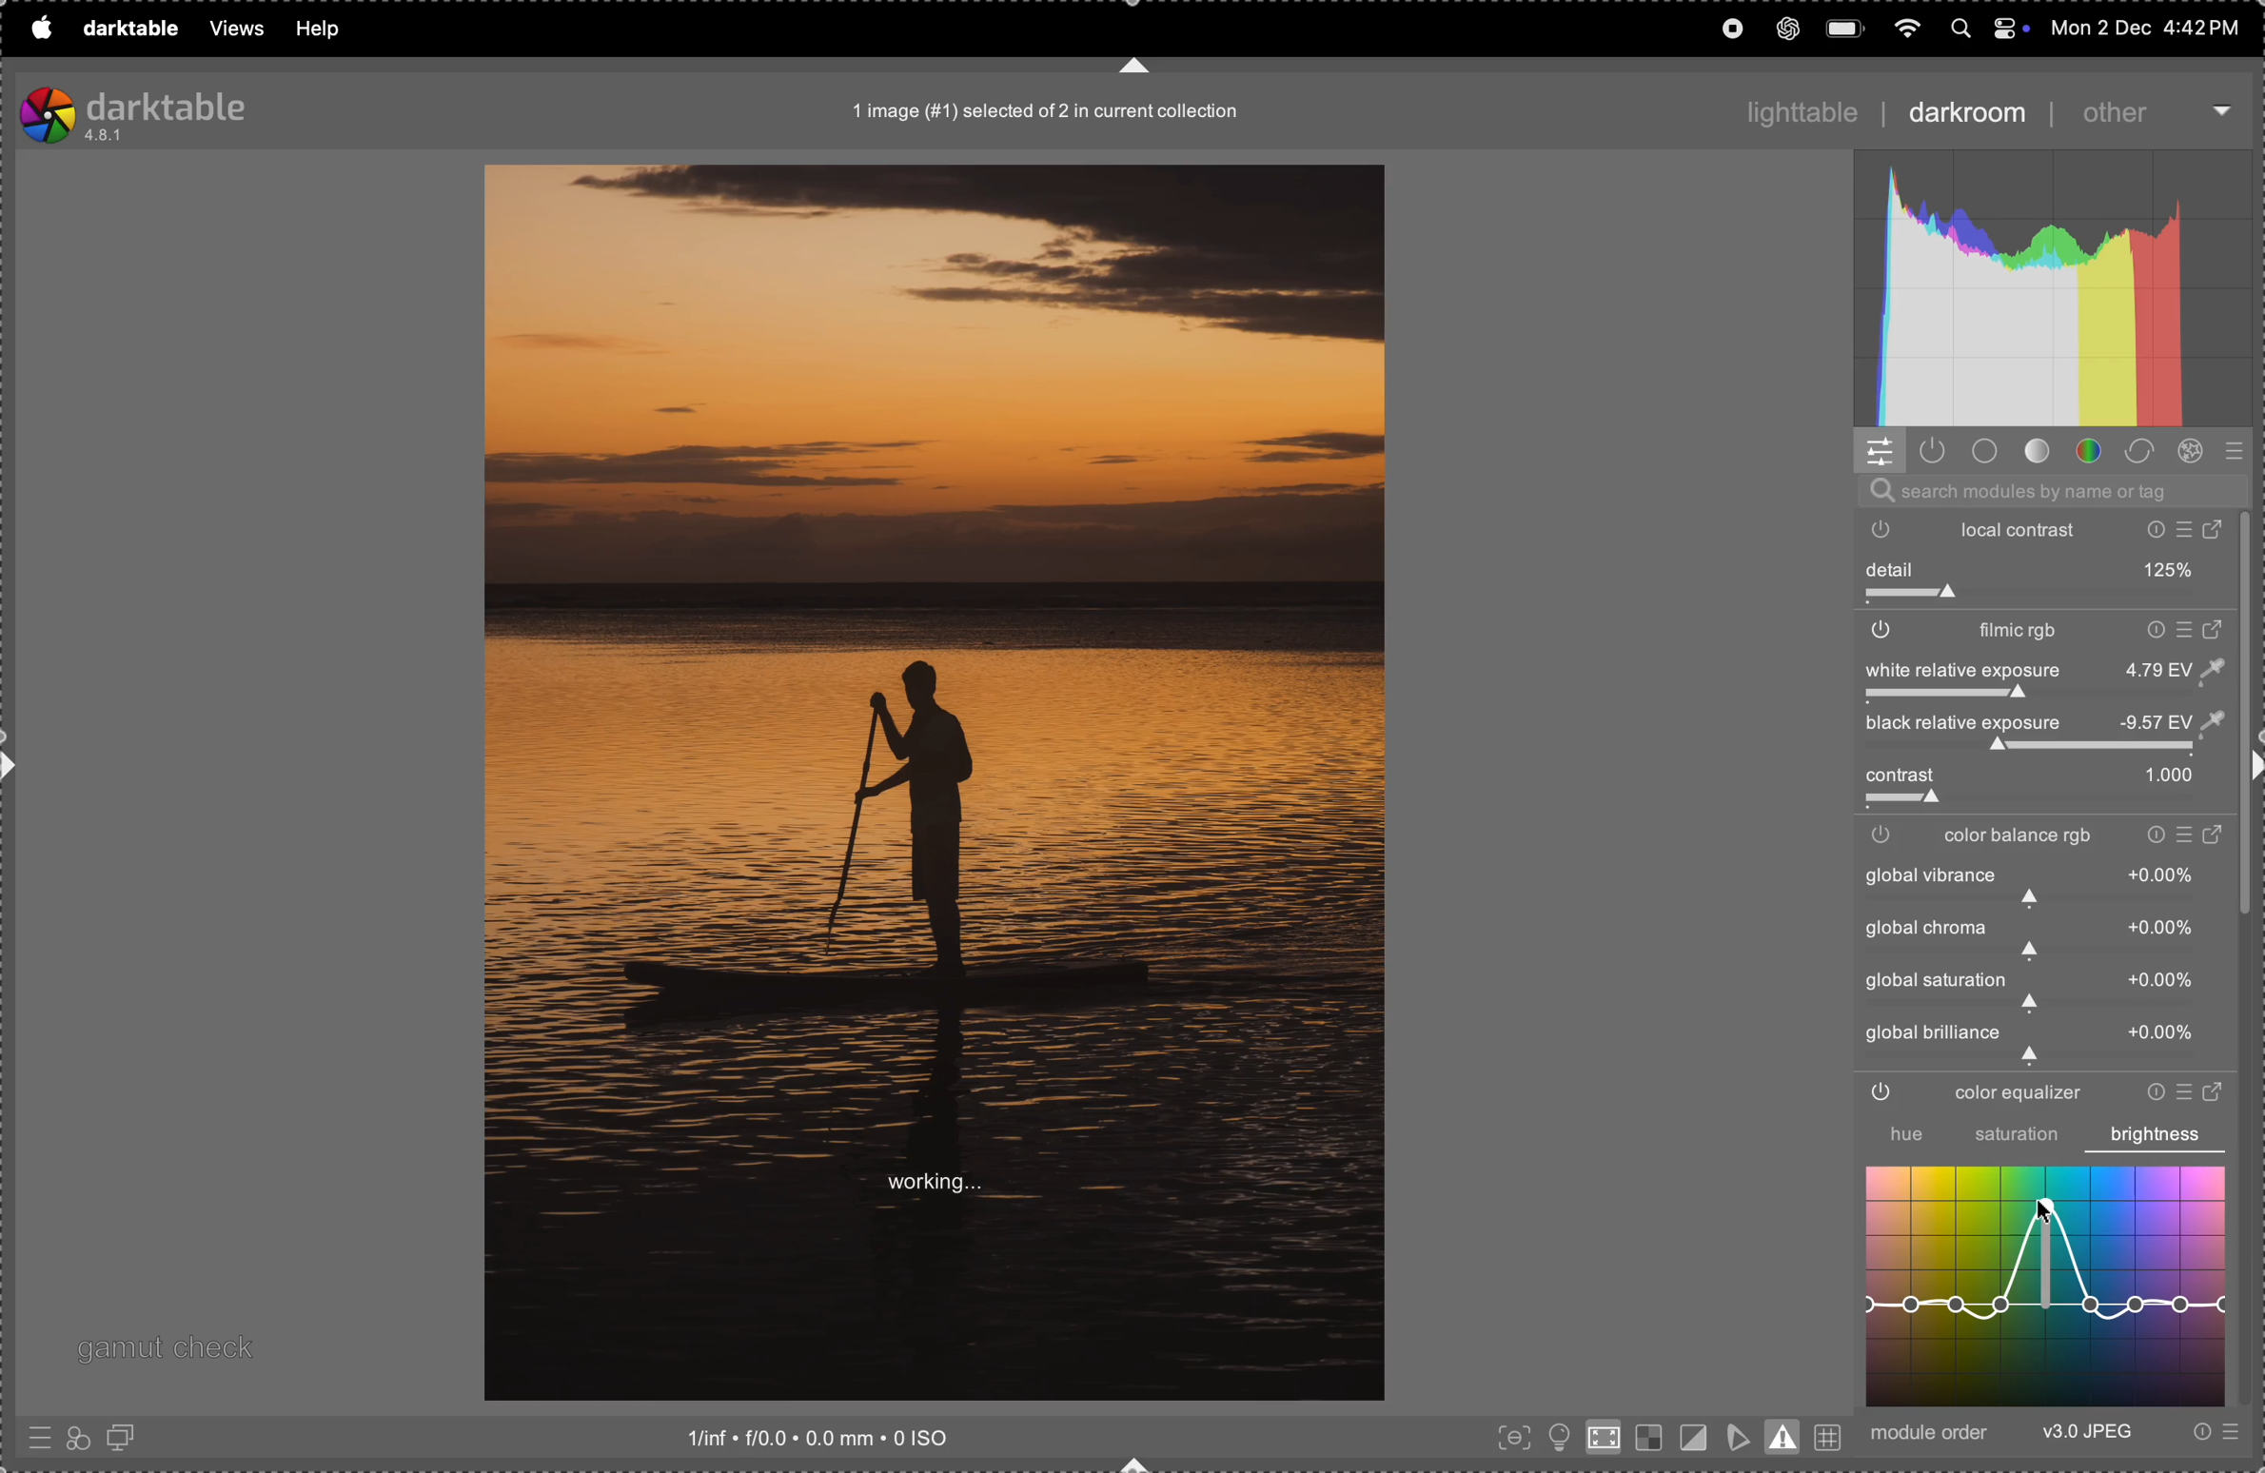 Image resolution: width=2265 pixels, height=1473 pixels. What do you see at coordinates (934, 783) in the screenshot?
I see `image` at bounding box center [934, 783].